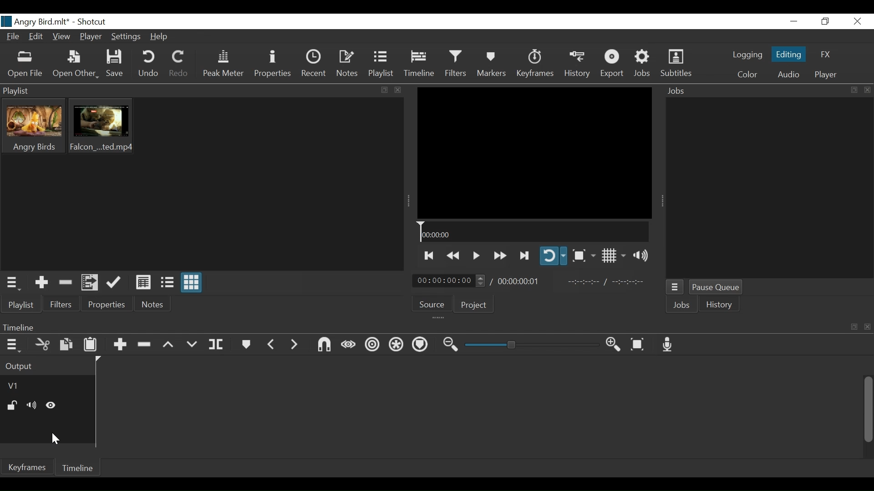  Describe the element at coordinates (613, 344) in the screenshot. I see `Zoom timeline in` at that location.